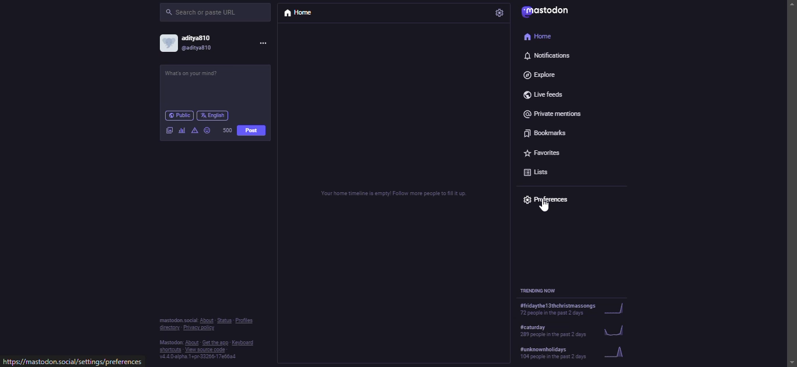 The height and width of the screenshot is (367, 797). I want to click on favorites, so click(543, 150).